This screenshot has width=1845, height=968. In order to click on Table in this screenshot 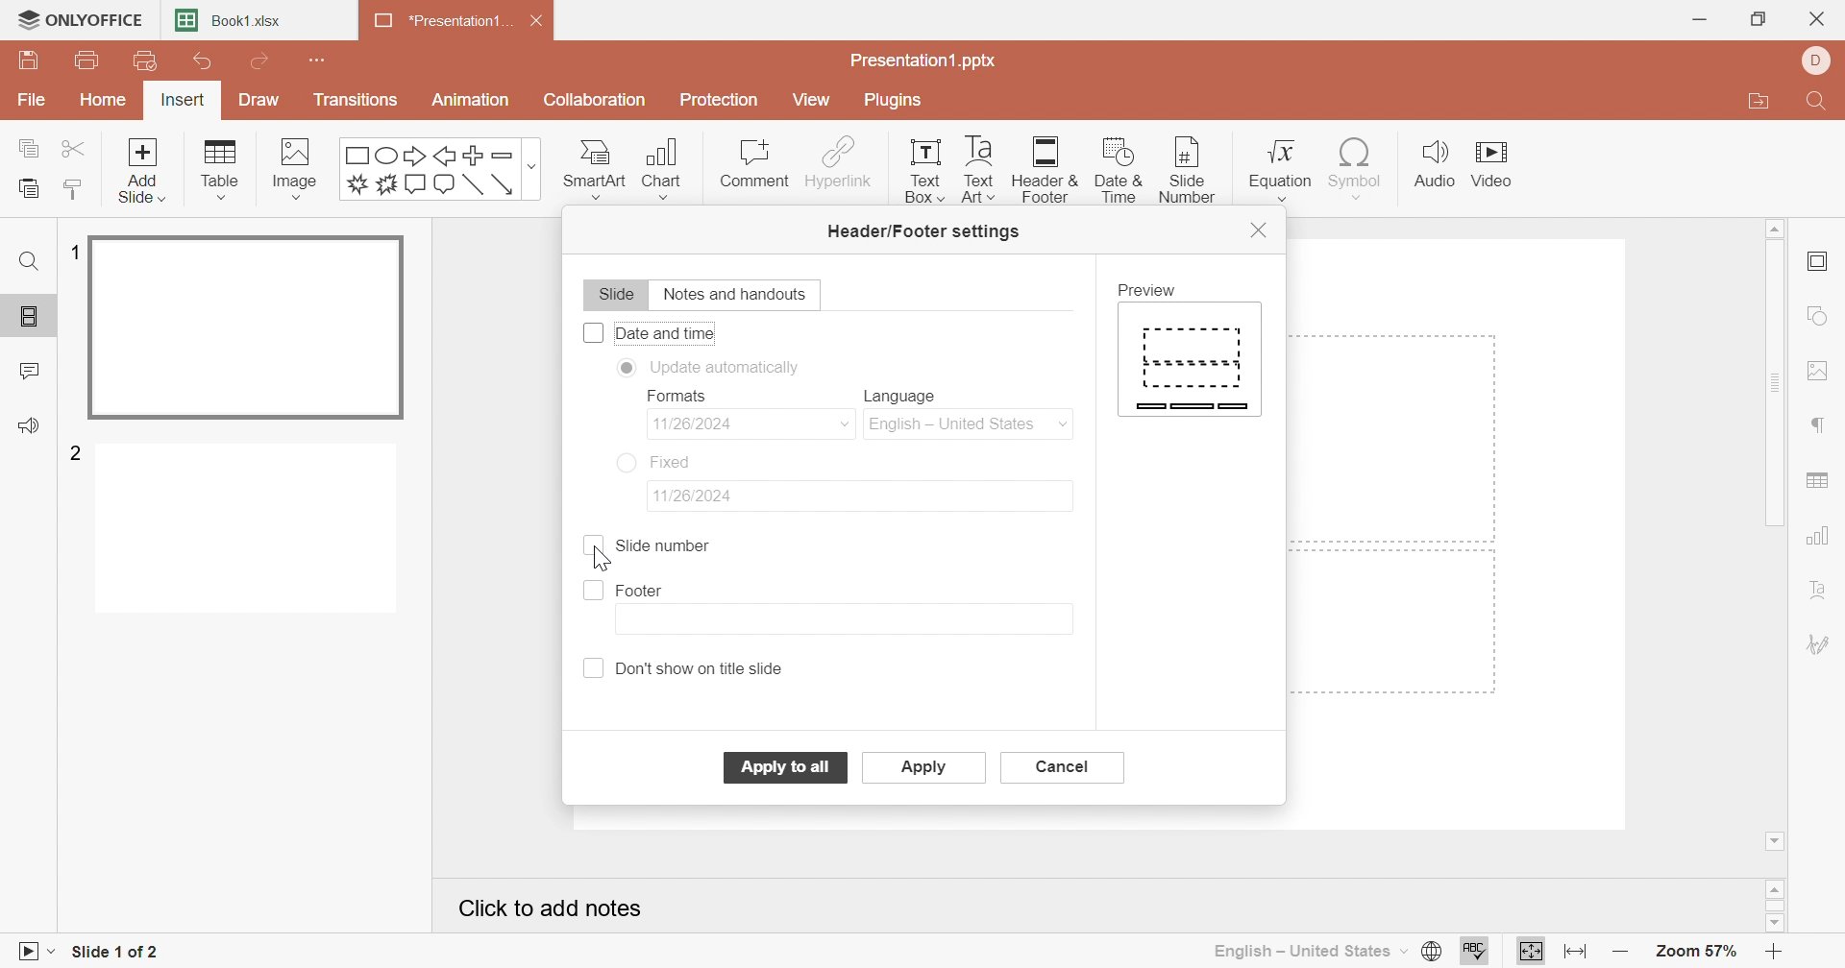, I will do `click(222, 170)`.